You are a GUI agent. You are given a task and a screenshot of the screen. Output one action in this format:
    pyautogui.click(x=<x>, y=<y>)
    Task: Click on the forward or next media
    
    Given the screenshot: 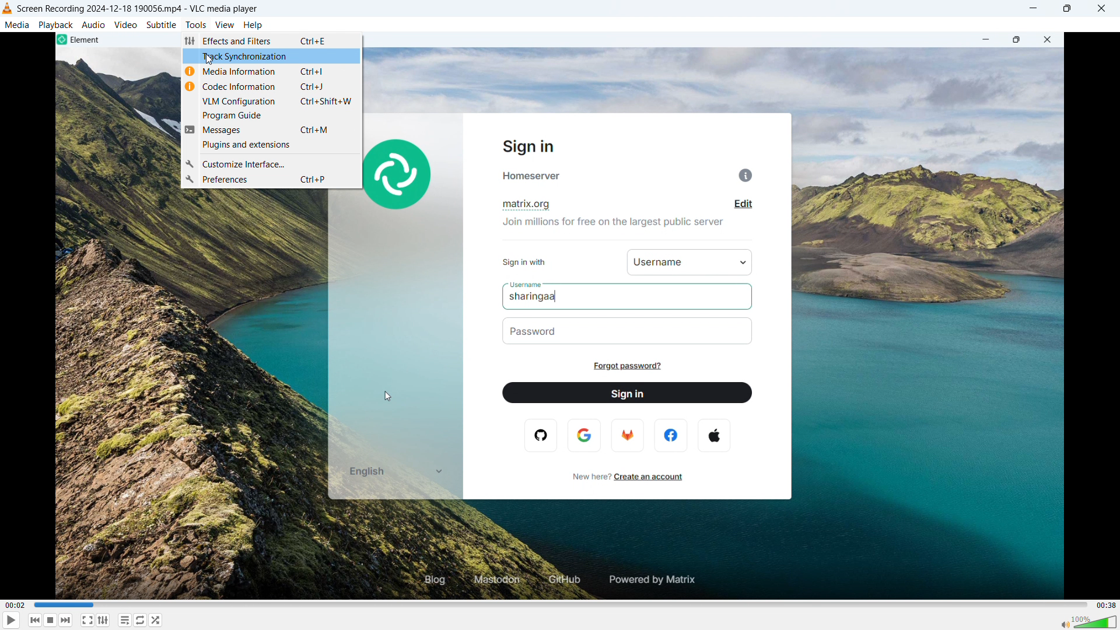 What is the action you would take?
    pyautogui.click(x=66, y=620)
    